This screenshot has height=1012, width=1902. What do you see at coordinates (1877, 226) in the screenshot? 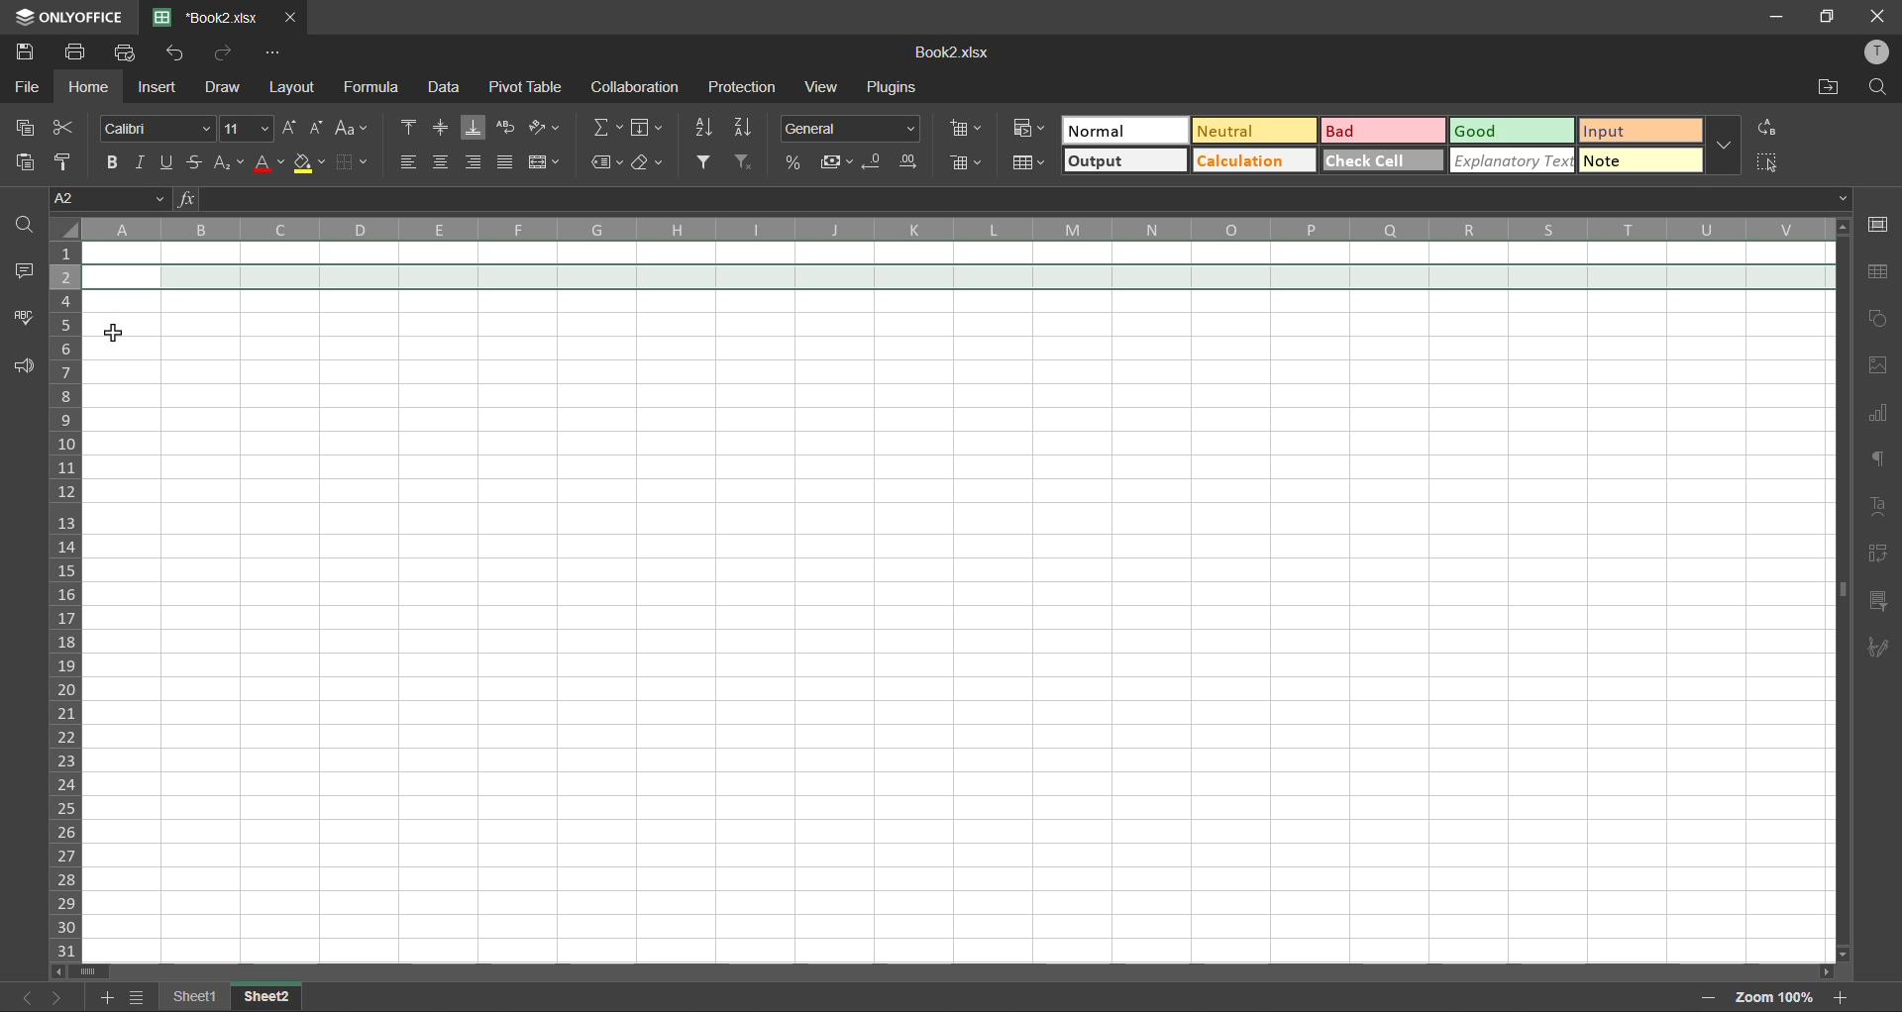
I see `cell settings` at bounding box center [1877, 226].